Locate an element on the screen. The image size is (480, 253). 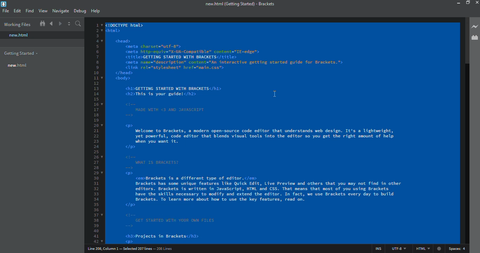
minimize is located at coordinates (452, 3).